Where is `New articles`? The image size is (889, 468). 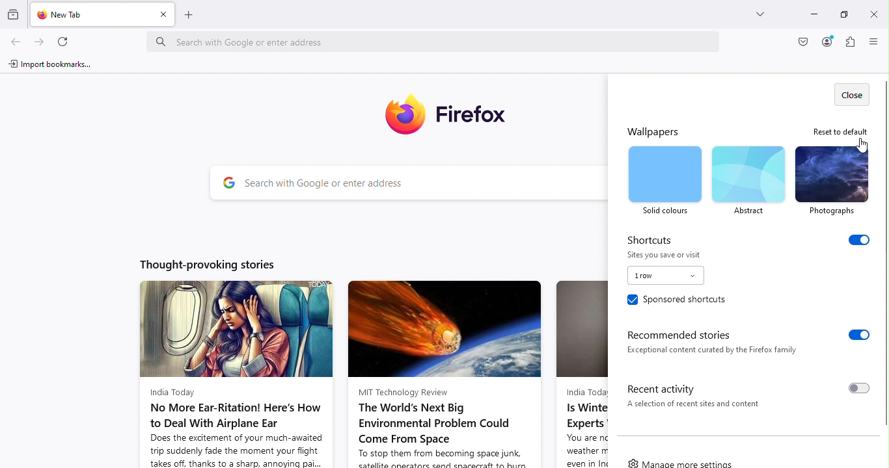 New articles is located at coordinates (580, 367).